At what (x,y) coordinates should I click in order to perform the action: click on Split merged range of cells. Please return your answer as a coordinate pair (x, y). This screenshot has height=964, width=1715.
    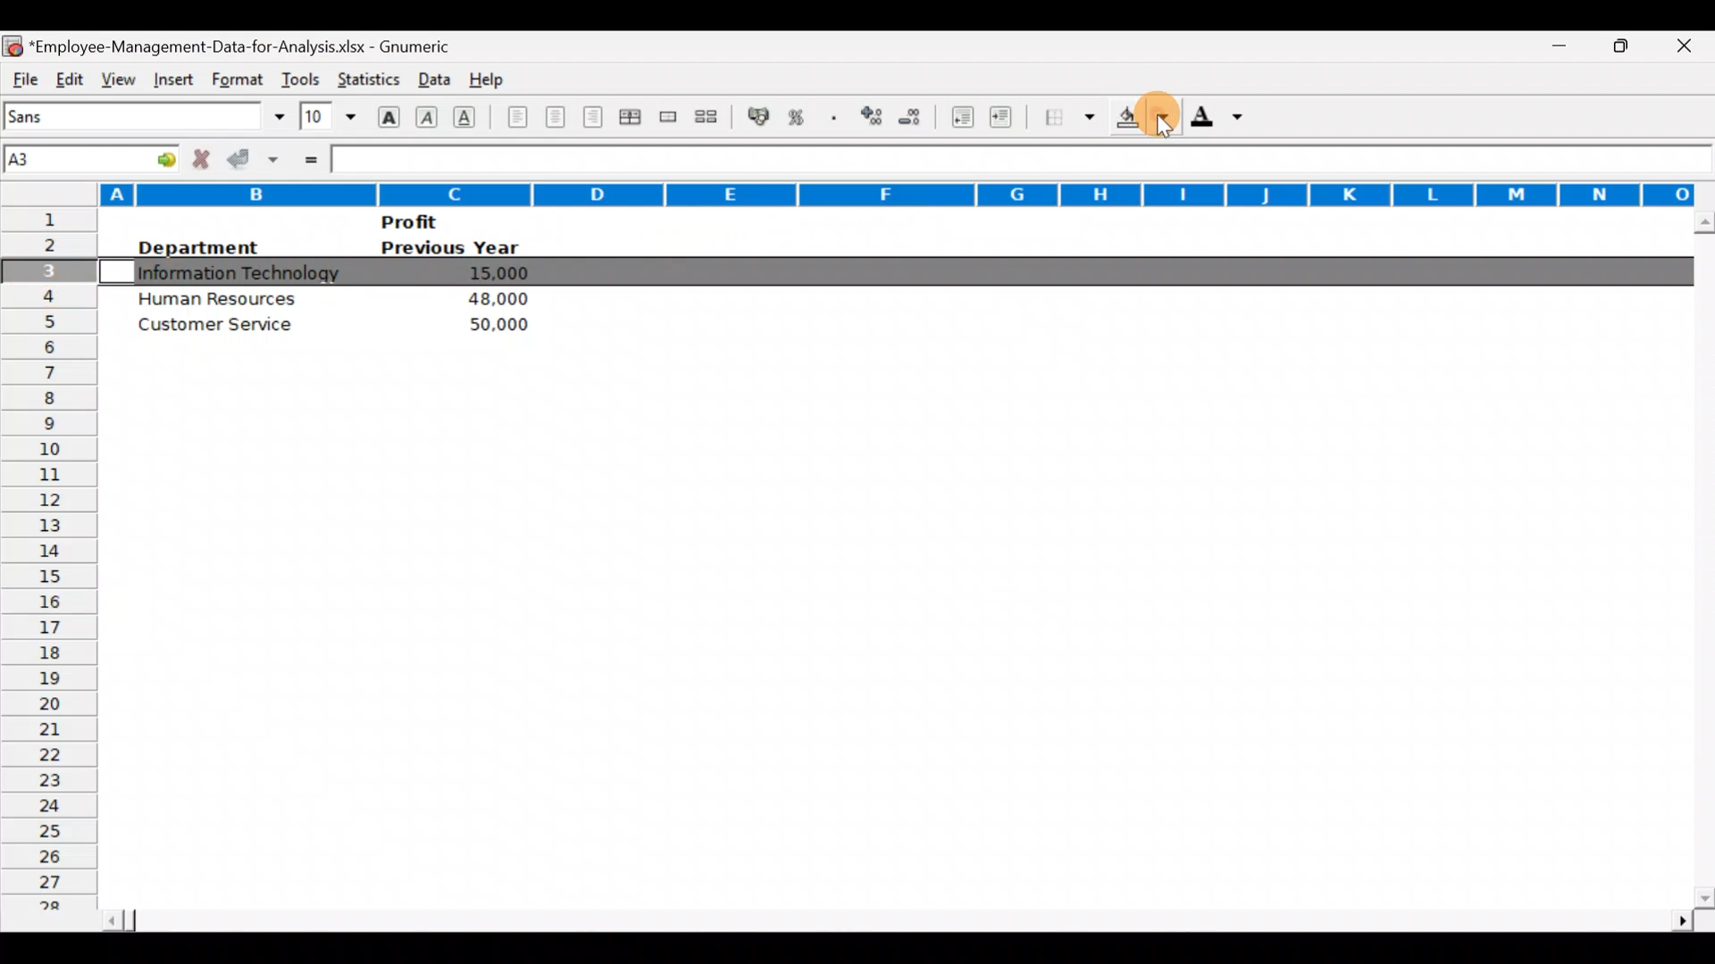
    Looking at the image, I should click on (707, 117).